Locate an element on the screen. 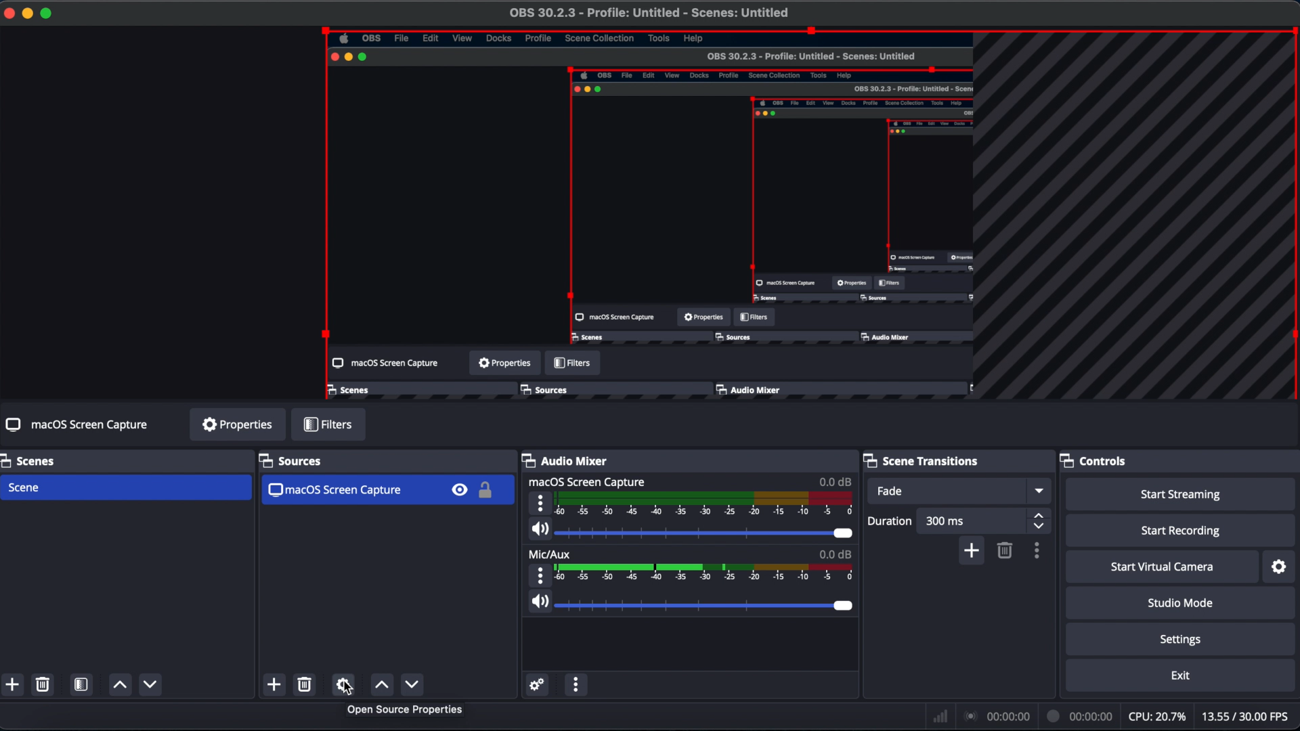  mic volume level meter is located at coordinates (705, 573).